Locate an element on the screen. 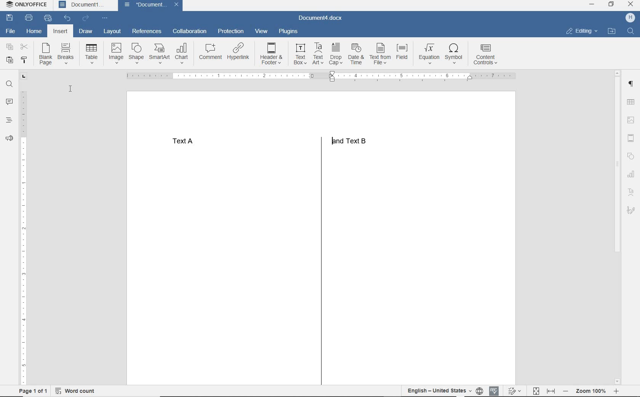 The width and height of the screenshot is (640, 397). HEADINGS is located at coordinates (9, 119).